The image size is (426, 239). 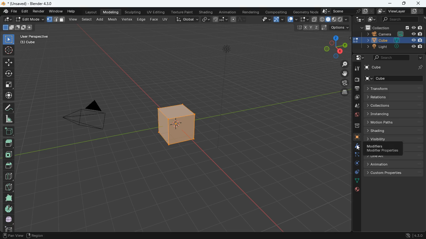 What do you see at coordinates (206, 12) in the screenshot?
I see `shading` at bounding box center [206, 12].